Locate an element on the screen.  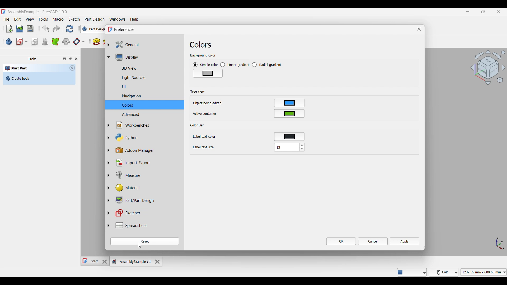
Help menu is located at coordinates (134, 20).